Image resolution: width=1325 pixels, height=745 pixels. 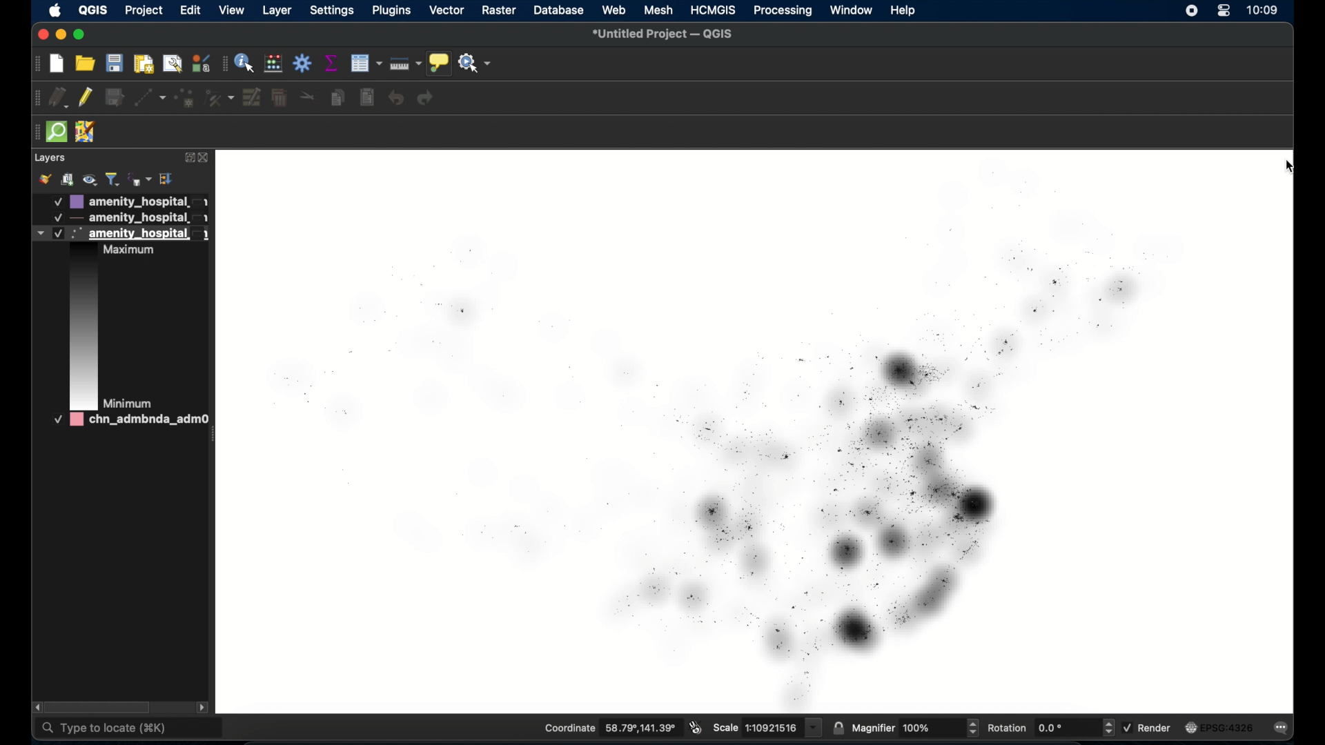 What do you see at coordinates (1190, 12) in the screenshot?
I see `screen recorder` at bounding box center [1190, 12].